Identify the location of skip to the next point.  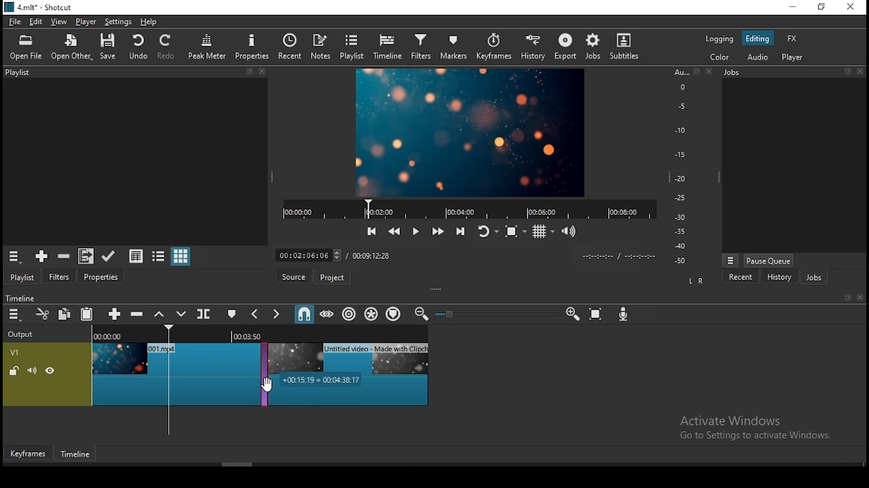
(461, 232).